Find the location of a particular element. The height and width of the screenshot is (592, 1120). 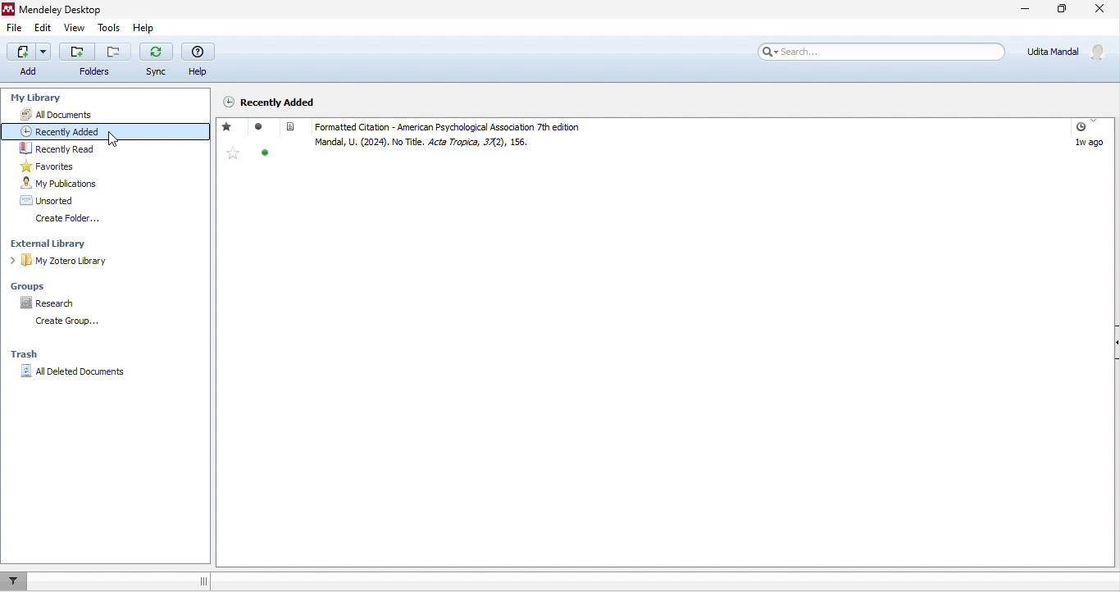

minimize is located at coordinates (1013, 12).